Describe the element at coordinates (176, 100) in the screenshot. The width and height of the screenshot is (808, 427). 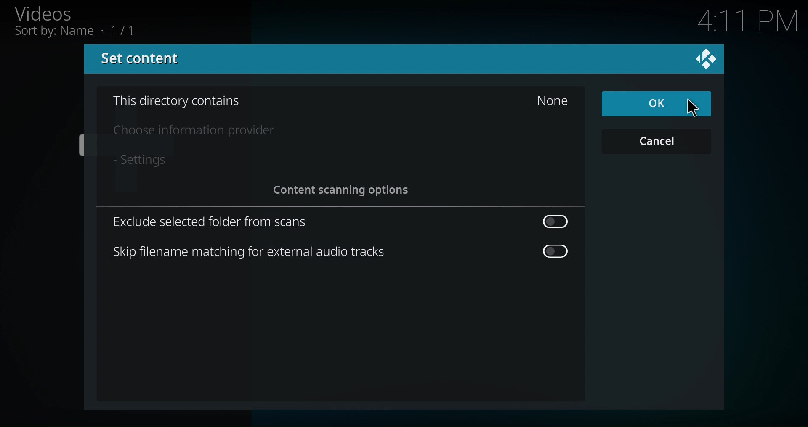
I see `This Directory contains None` at that location.